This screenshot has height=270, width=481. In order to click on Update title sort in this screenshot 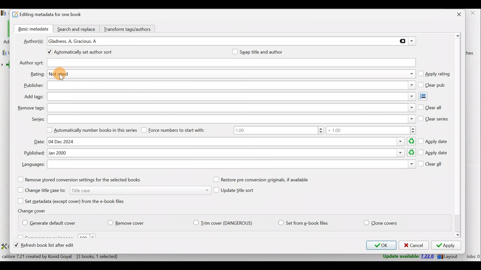, I will do `click(238, 191)`.